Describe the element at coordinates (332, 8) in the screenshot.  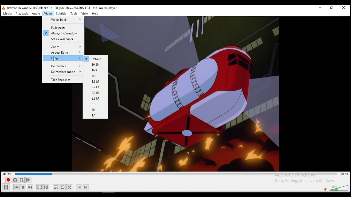
I see `restore` at that location.